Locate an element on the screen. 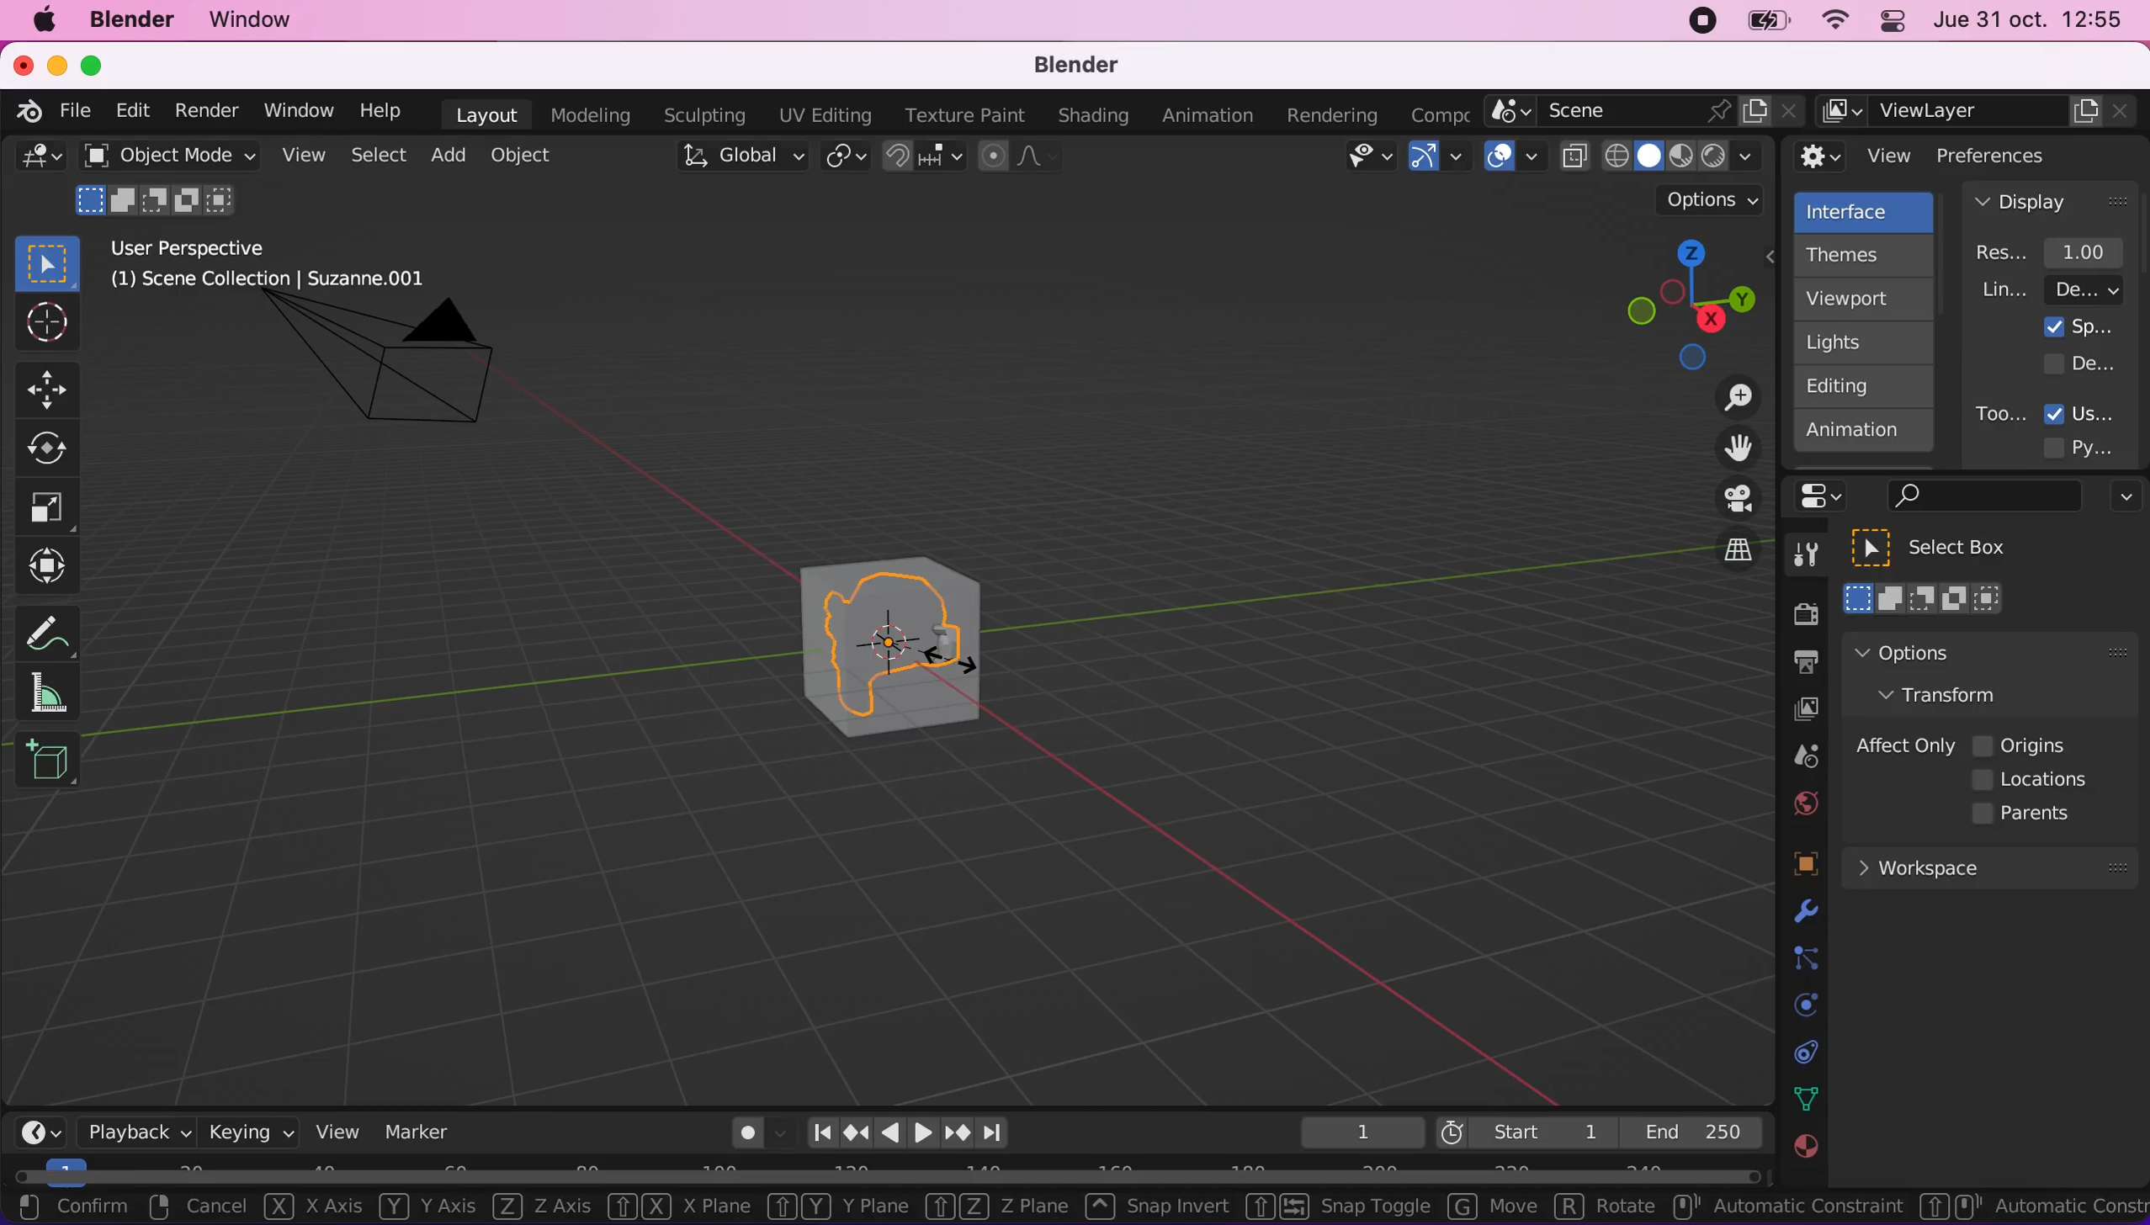  jump to keyframe is located at coordinates (958, 1136).